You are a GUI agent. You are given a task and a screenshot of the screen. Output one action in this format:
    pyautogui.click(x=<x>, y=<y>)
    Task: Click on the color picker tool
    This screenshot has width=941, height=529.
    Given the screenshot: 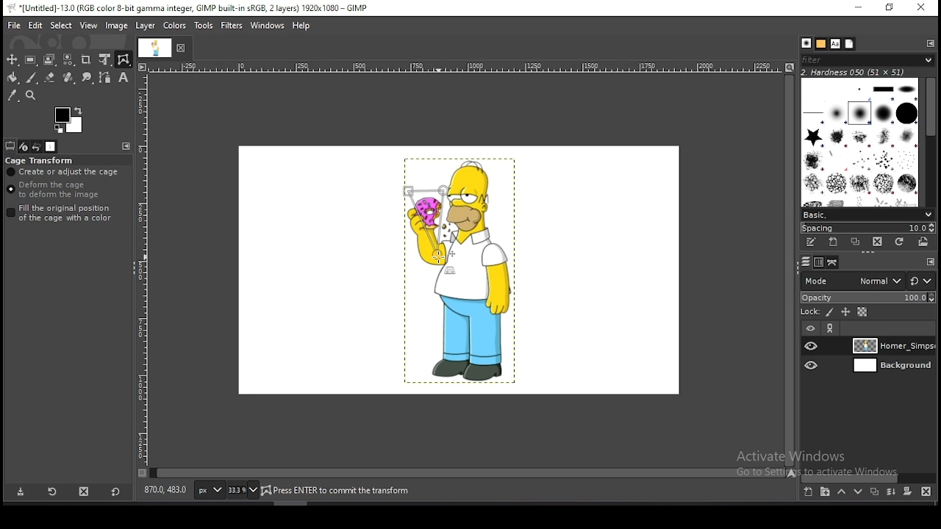 What is the action you would take?
    pyautogui.click(x=12, y=95)
    